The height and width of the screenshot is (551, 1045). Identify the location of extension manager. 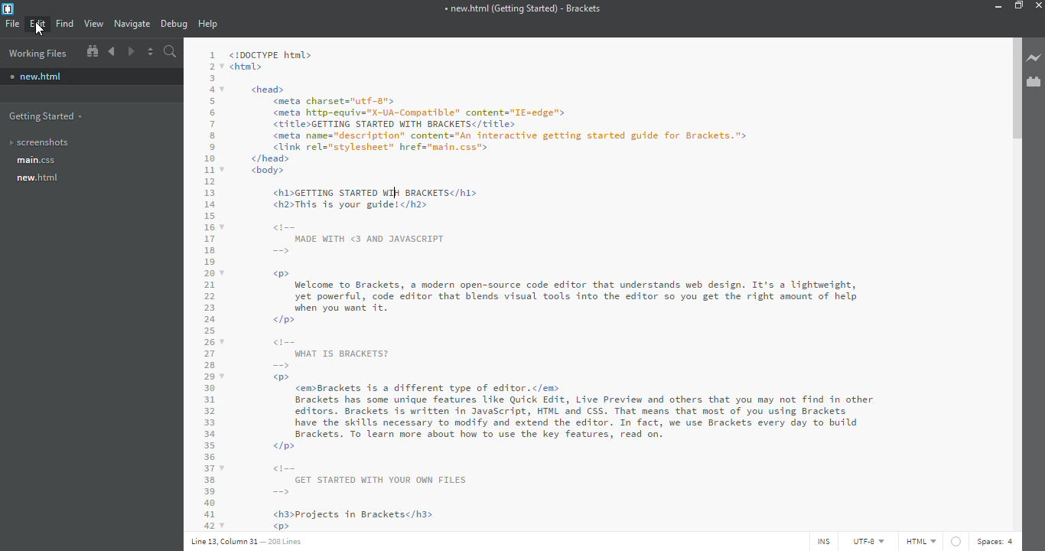
(1034, 81).